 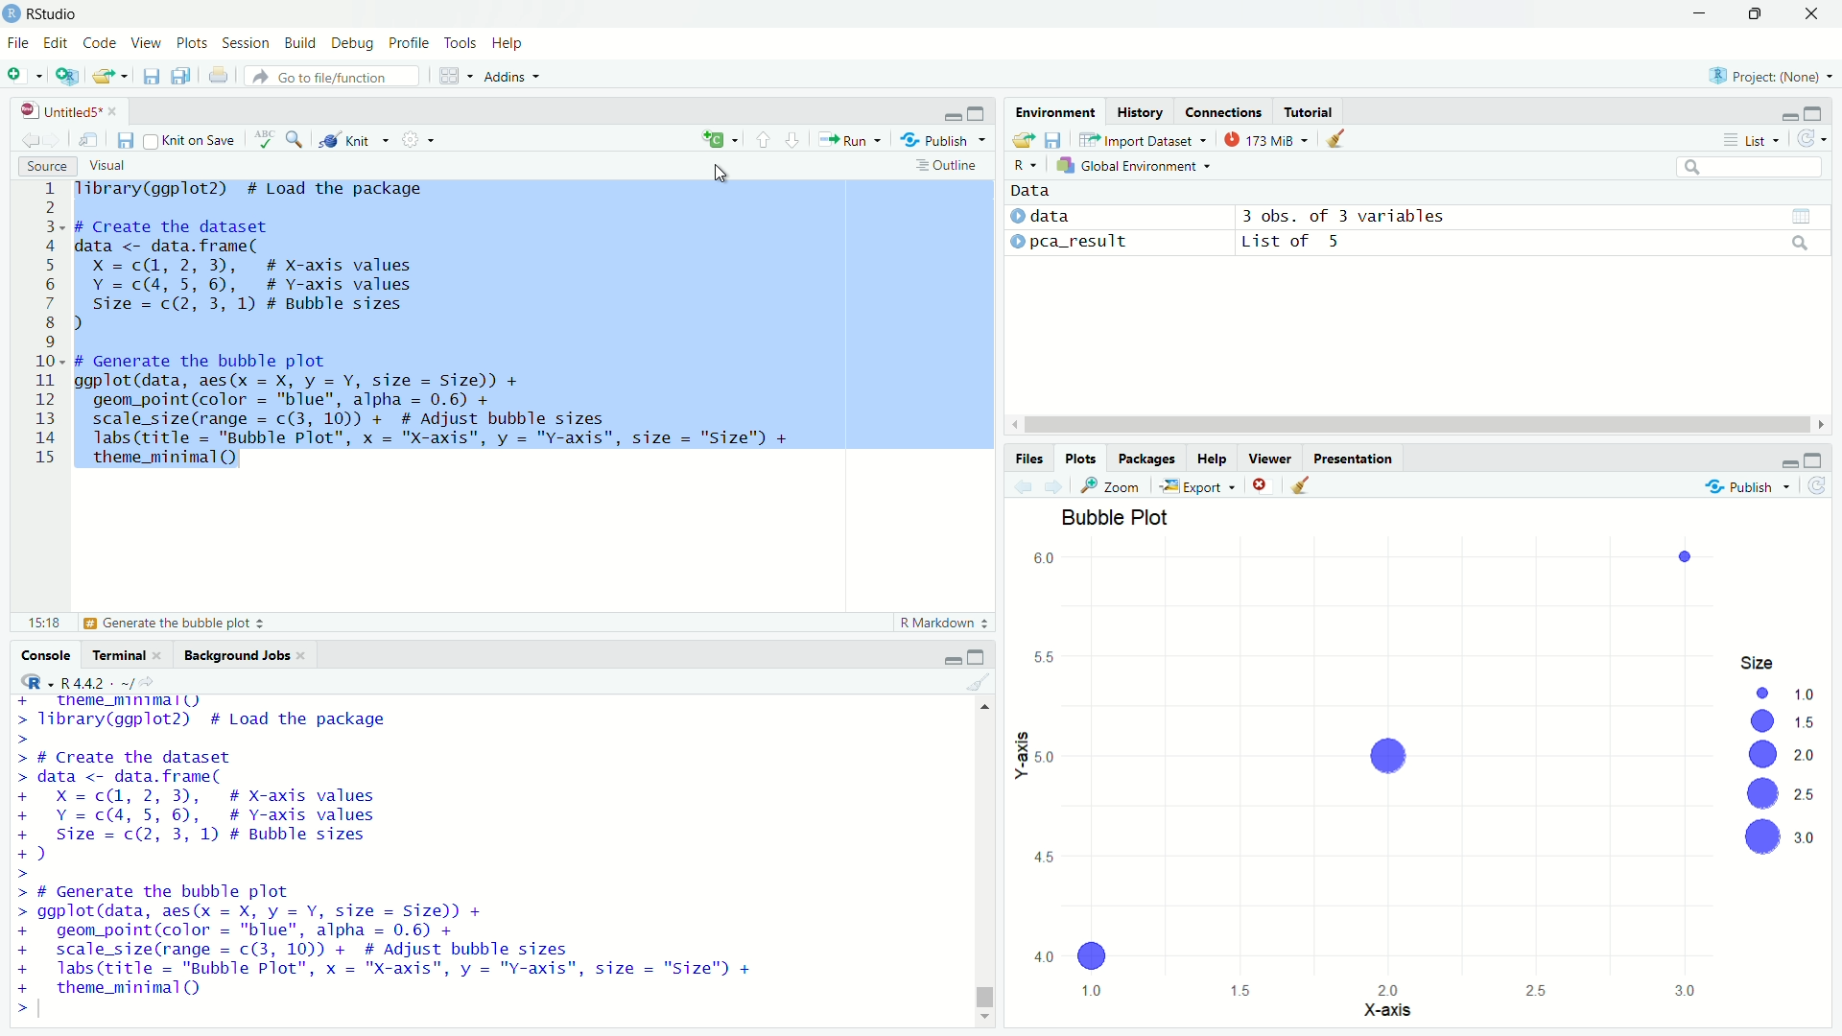 I want to click on generate the bubble plot , so click(x=147, y=624).